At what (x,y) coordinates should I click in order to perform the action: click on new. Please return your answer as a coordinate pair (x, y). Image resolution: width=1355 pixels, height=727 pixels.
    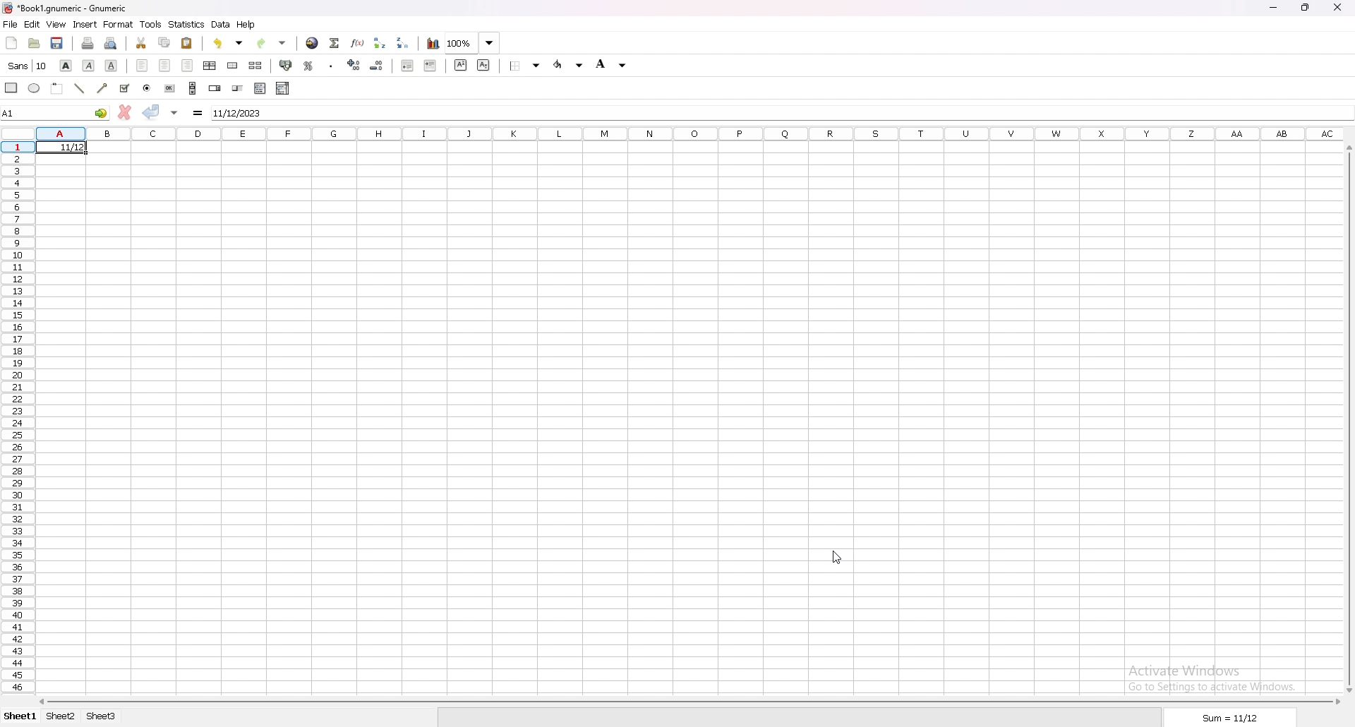
    Looking at the image, I should click on (11, 43).